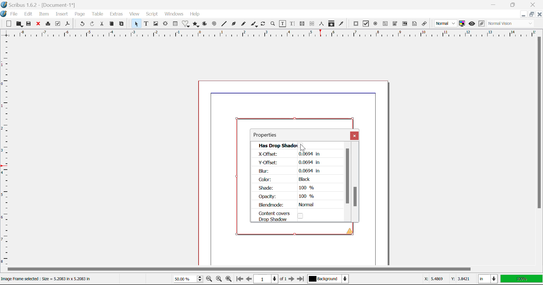 This screenshot has width=543, height=285. What do you see at coordinates (4, 14) in the screenshot?
I see `Logo` at bounding box center [4, 14].